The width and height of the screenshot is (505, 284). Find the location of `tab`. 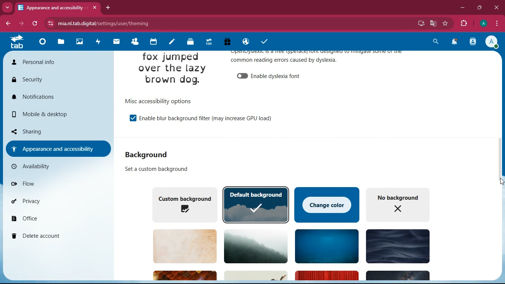

tab is located at coordinates (207, 43).